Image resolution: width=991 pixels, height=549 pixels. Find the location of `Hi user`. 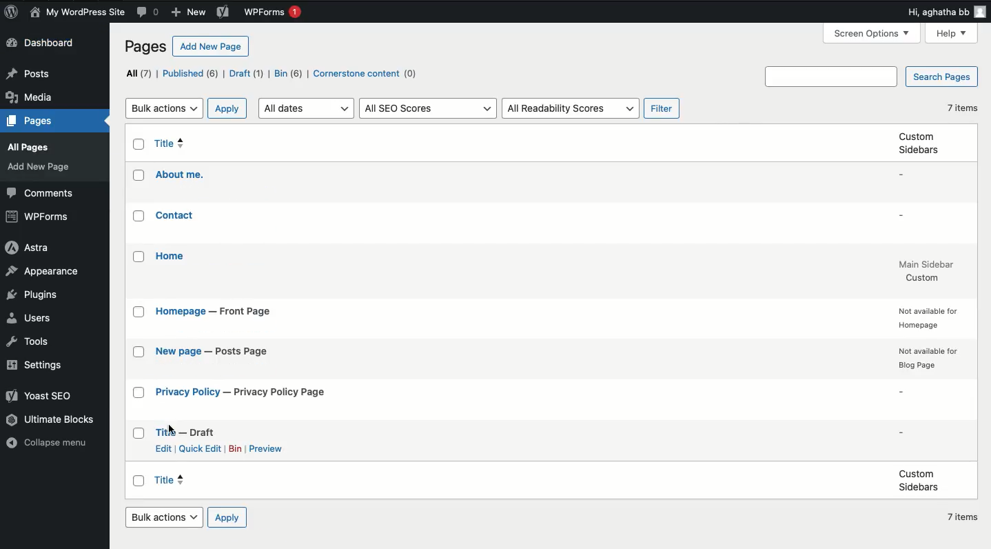

Hi user is located at coordinates (947, 12).